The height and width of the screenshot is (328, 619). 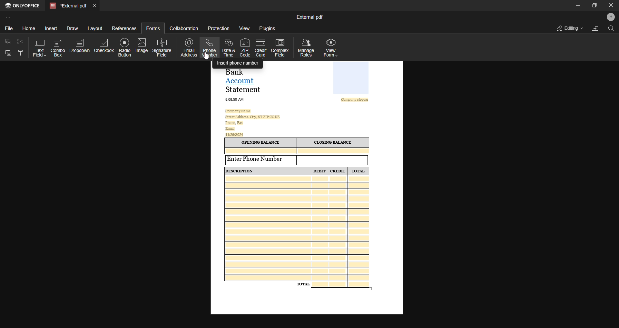 What do you see at coordinates (94, 6) in the screenshot?
I see `close tab` at bounding box center [94, 6].